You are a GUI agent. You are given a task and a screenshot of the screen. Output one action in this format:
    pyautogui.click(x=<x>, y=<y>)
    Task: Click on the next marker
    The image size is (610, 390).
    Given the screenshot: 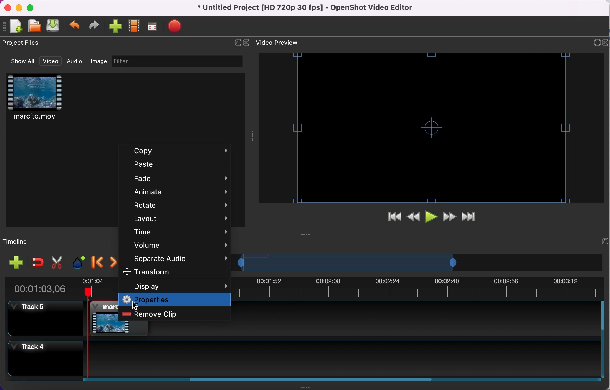 What is the action you would take?
    pyautogui.click(x=112, y=261)
    